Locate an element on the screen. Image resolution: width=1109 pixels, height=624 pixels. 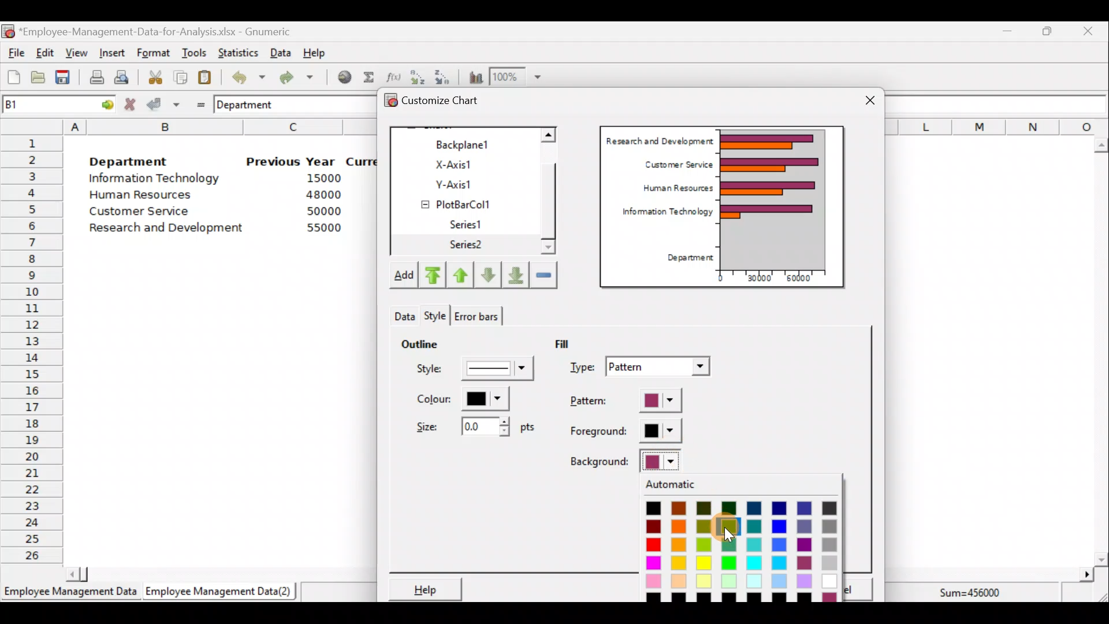
Gnumeric logo is located at coordinates (8, 32).